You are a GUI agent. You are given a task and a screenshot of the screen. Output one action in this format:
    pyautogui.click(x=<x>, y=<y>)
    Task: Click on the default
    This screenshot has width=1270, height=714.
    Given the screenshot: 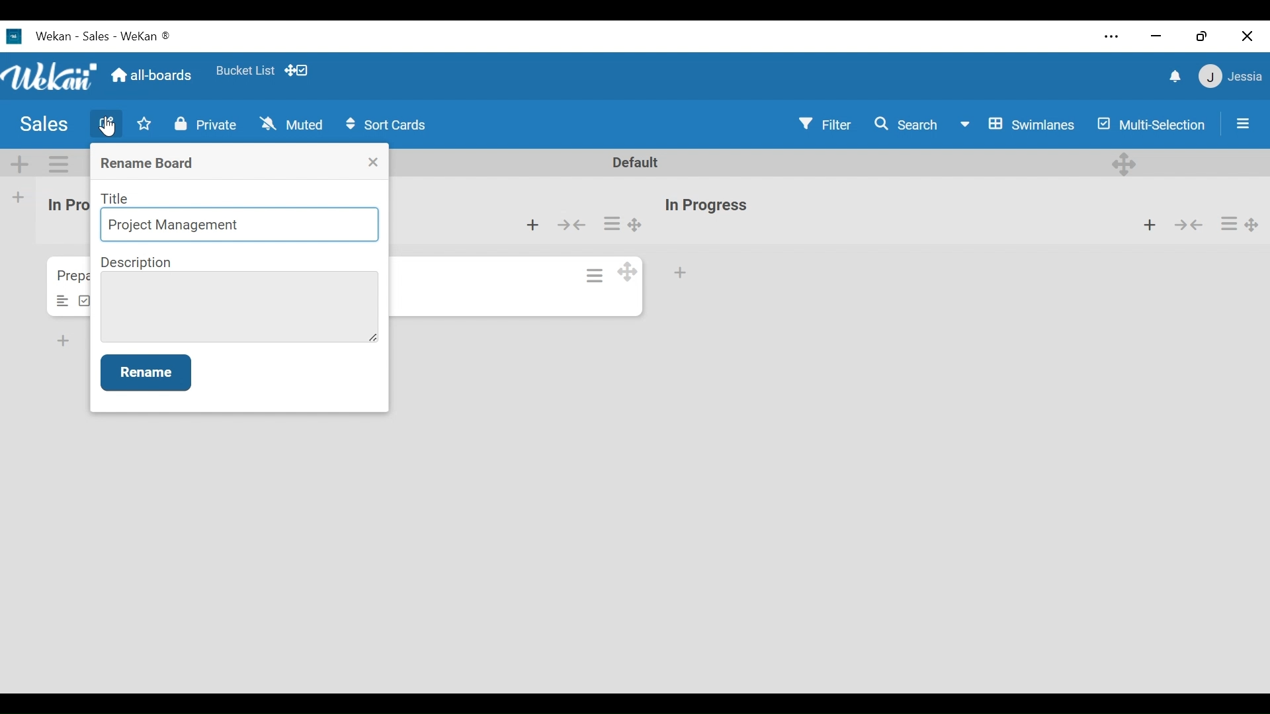 What is the action you would take?
    pyautogui.click(x=640, y=163)
    